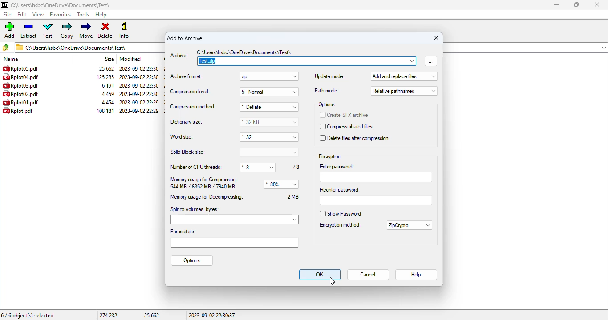 The height and width of the screenshot is (320, 608). Describe the element at coordinates (139, 85) in the screenshot. I see `modified date & time` at that location.